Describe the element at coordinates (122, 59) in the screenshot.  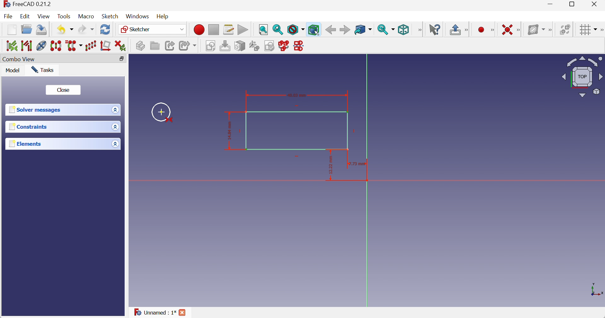
I see `Restore down` at that location.